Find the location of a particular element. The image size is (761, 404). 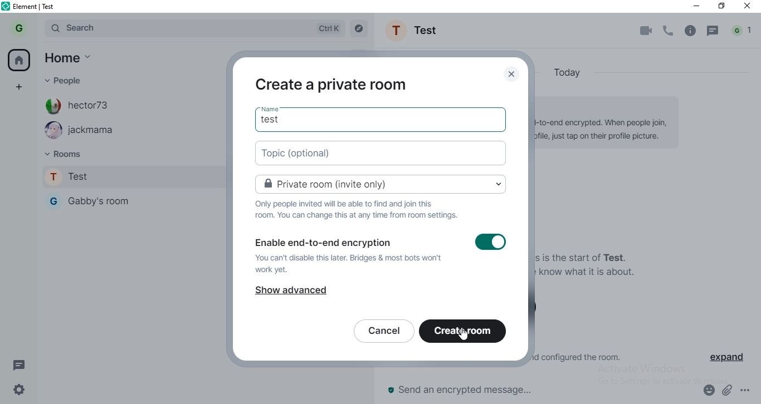

hector73 is located at coordinates (84, 106).